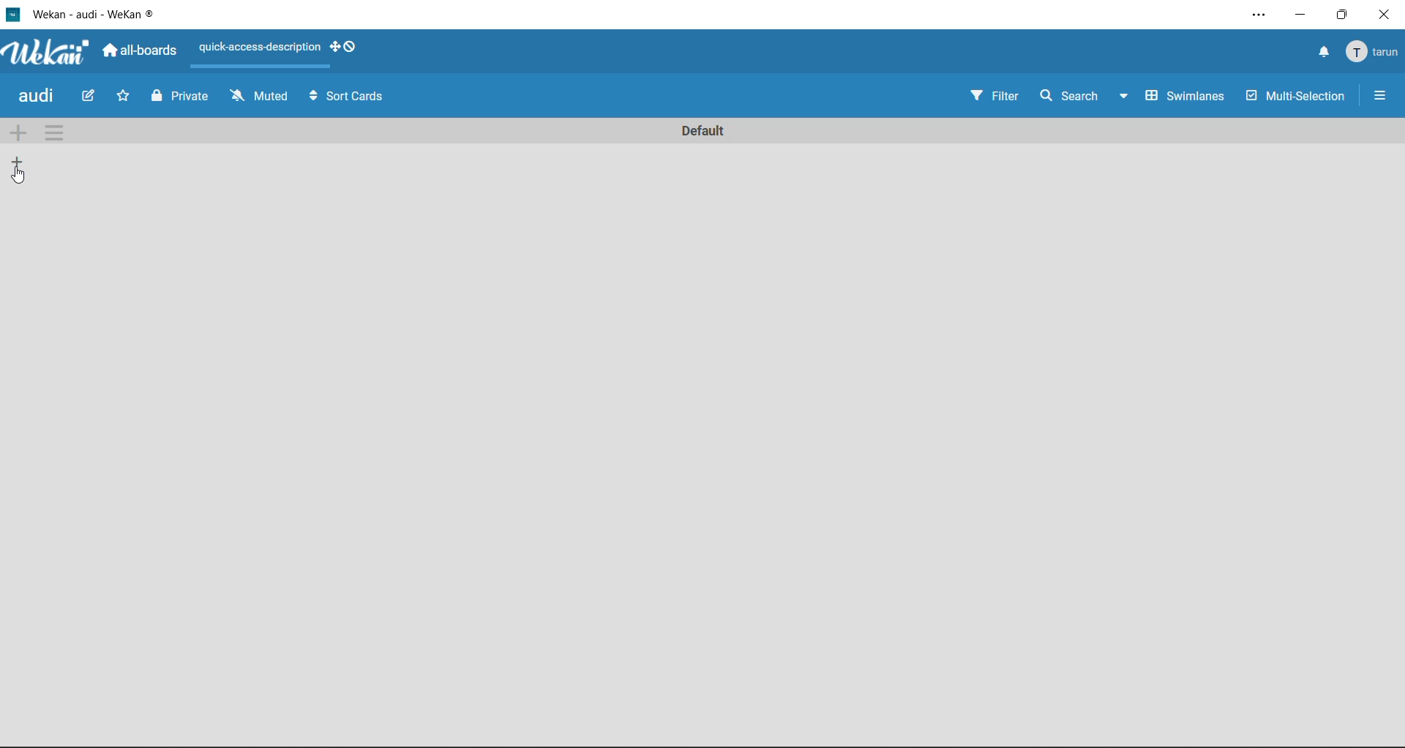 Image resolution: width=1405 pixels, height=748 pixels. What do you see at coordinates (21, 178) in the screenshot?
I see `cursor` at bounding box center [21, 178].